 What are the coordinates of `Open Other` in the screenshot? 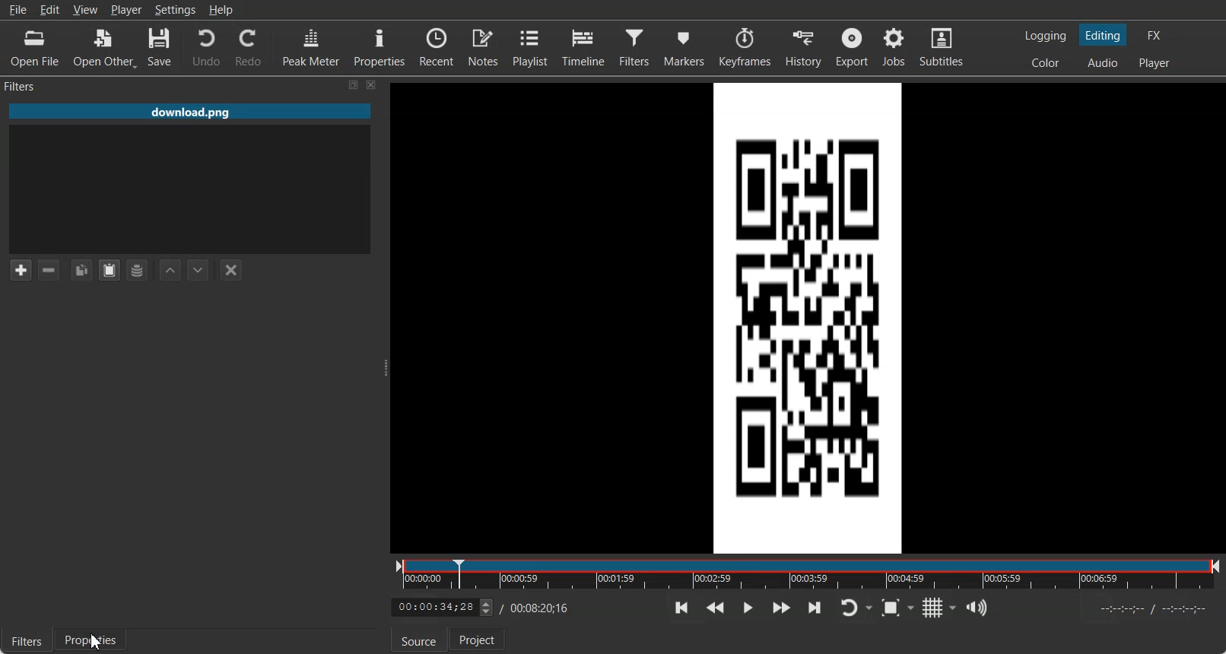 It's located at (103, 47).